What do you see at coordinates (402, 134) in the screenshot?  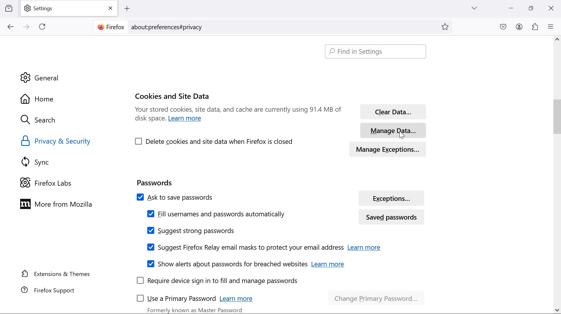 I see `cursor on manage cookies and site data` at bounding box center [402, 134].